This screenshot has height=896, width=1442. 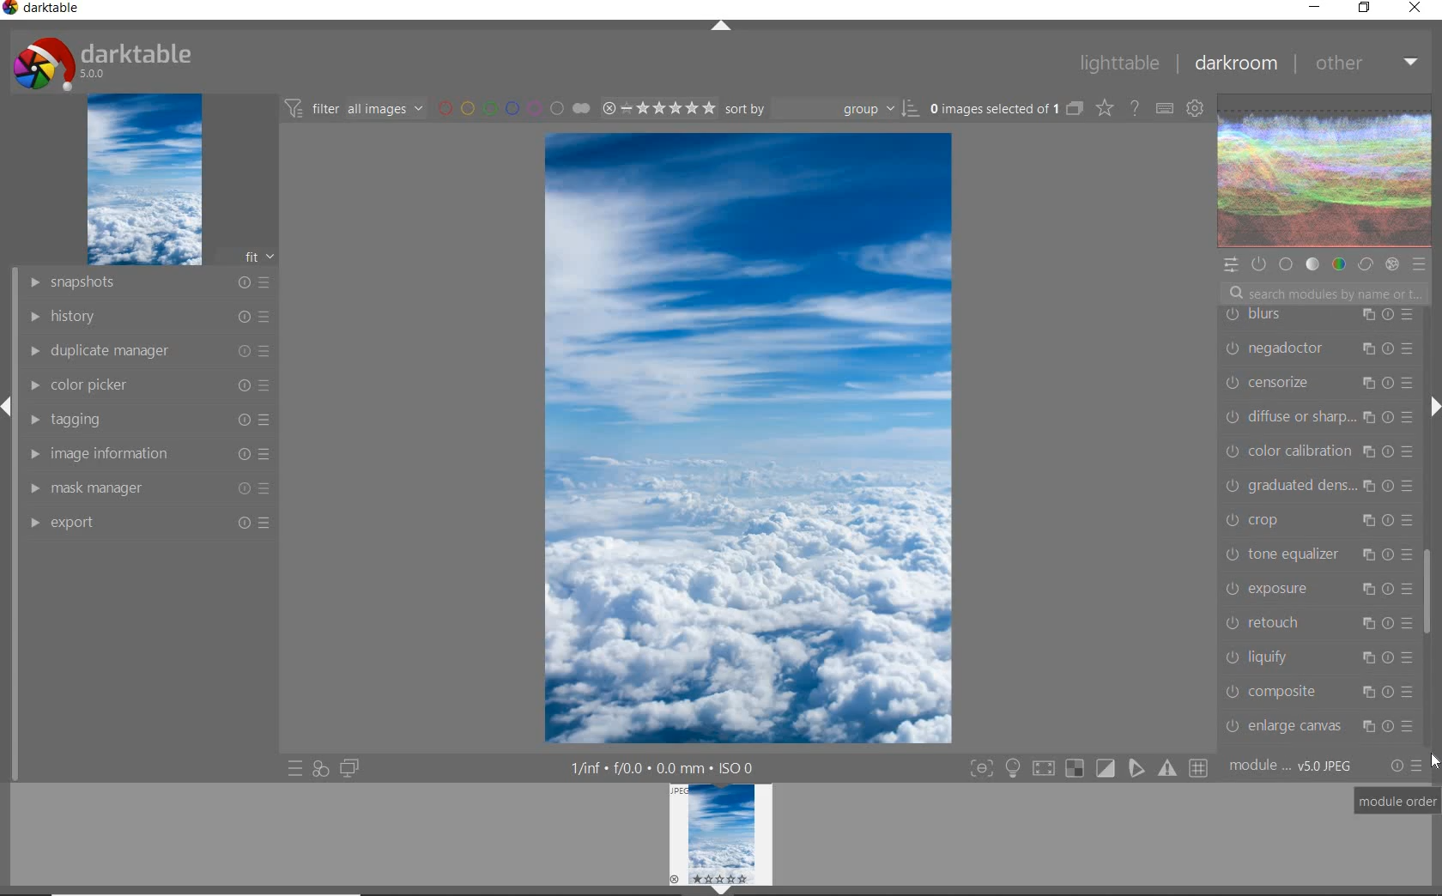 What do you see at coordinates (992, 107) in the screenshot?
I see `0 images selected of` at bounding box center [992, 107].